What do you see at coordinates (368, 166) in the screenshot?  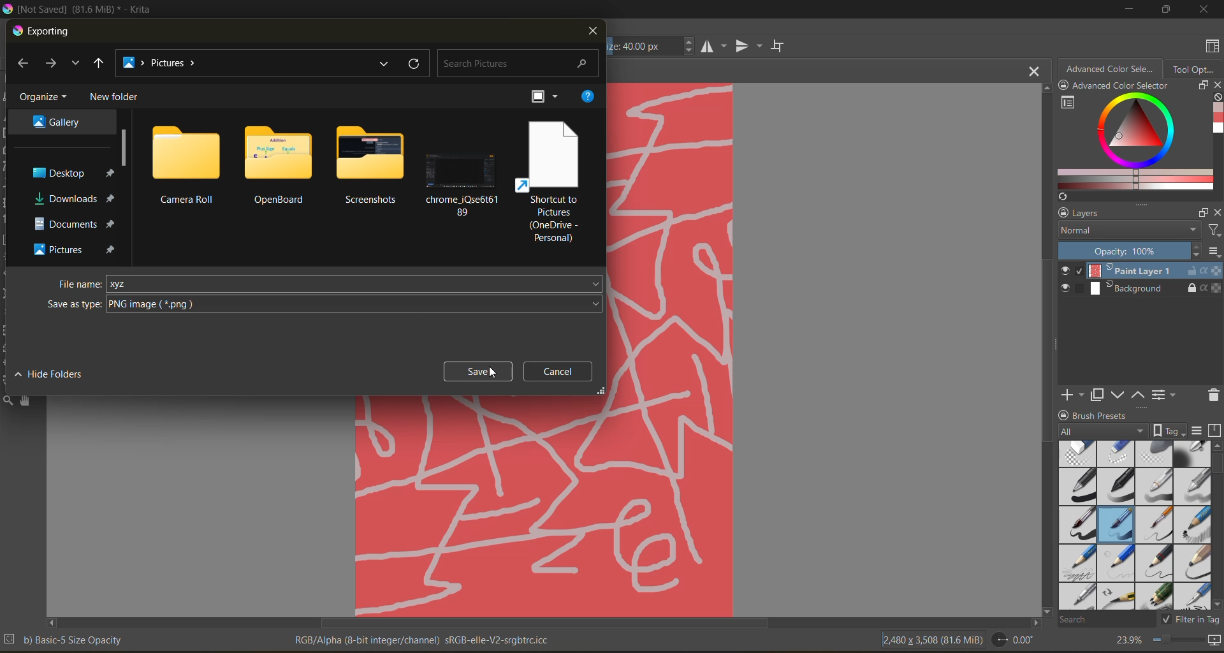 I see `folders` at bounding box center [368, 166].